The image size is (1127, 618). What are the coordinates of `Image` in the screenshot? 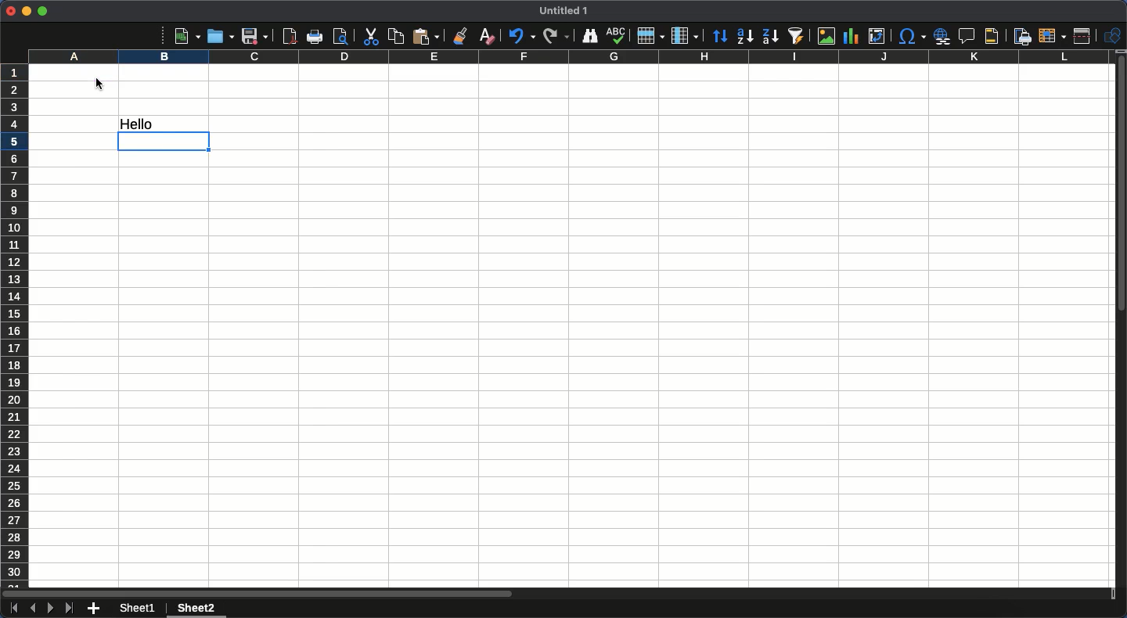 It's located at (823, 36).